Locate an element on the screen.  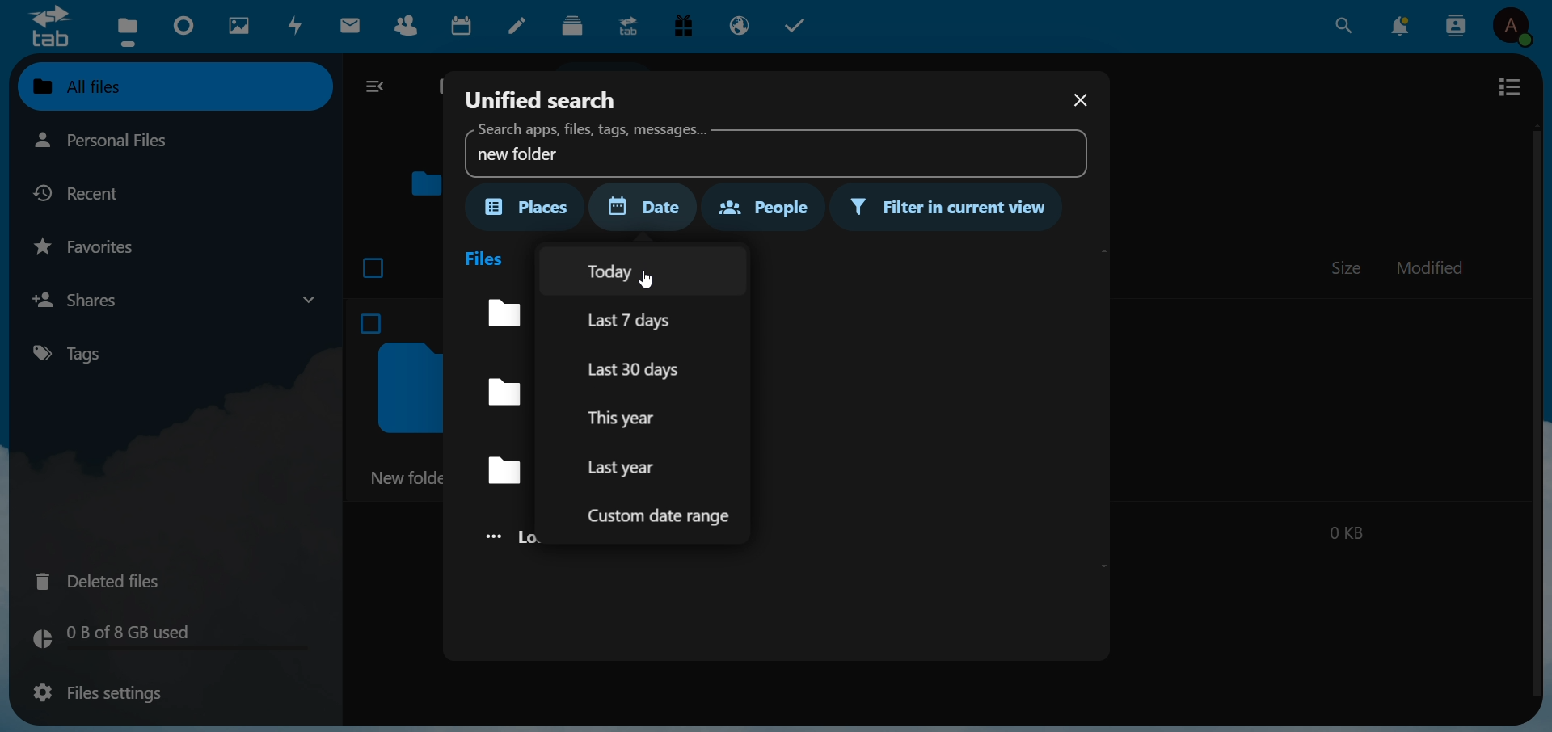
tags is located at coordinates (81, 353).